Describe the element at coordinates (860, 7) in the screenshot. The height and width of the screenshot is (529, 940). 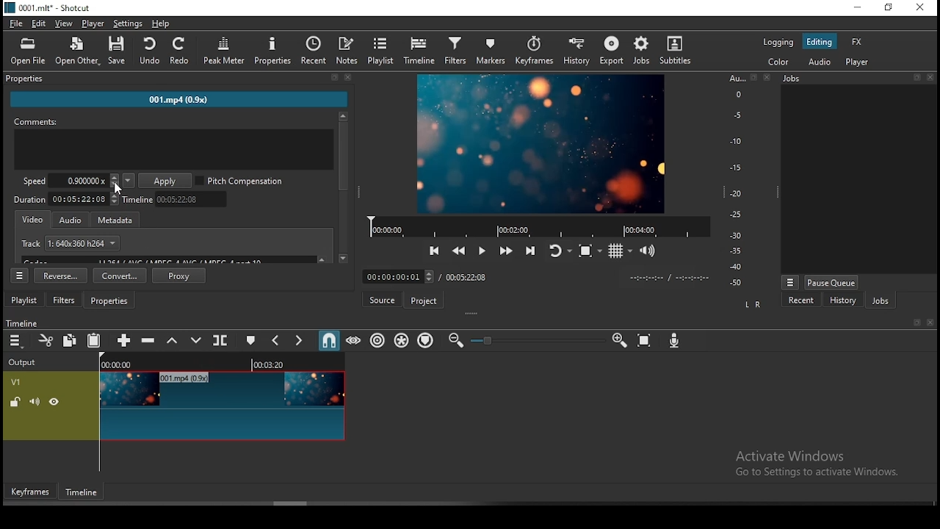
I see `minimize` at that location.